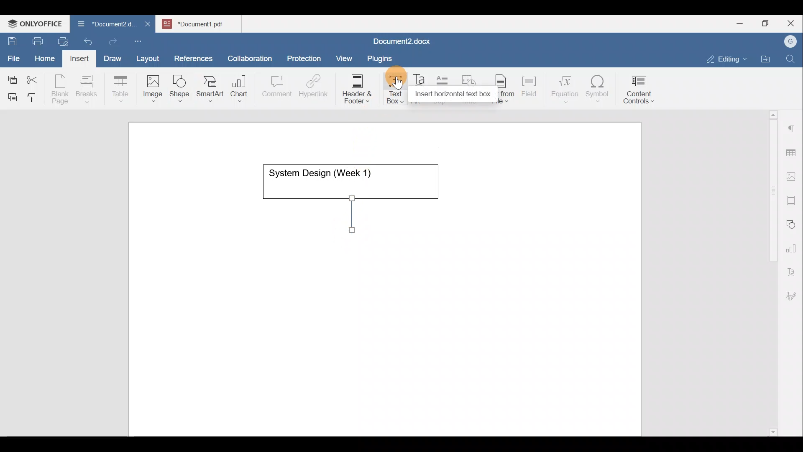 The width and height of the screenshot is (803, 452). What do you see at coordinates (770, 272) in the screenshot?
I see `Scroll bar` at bounding box center [770, 272].